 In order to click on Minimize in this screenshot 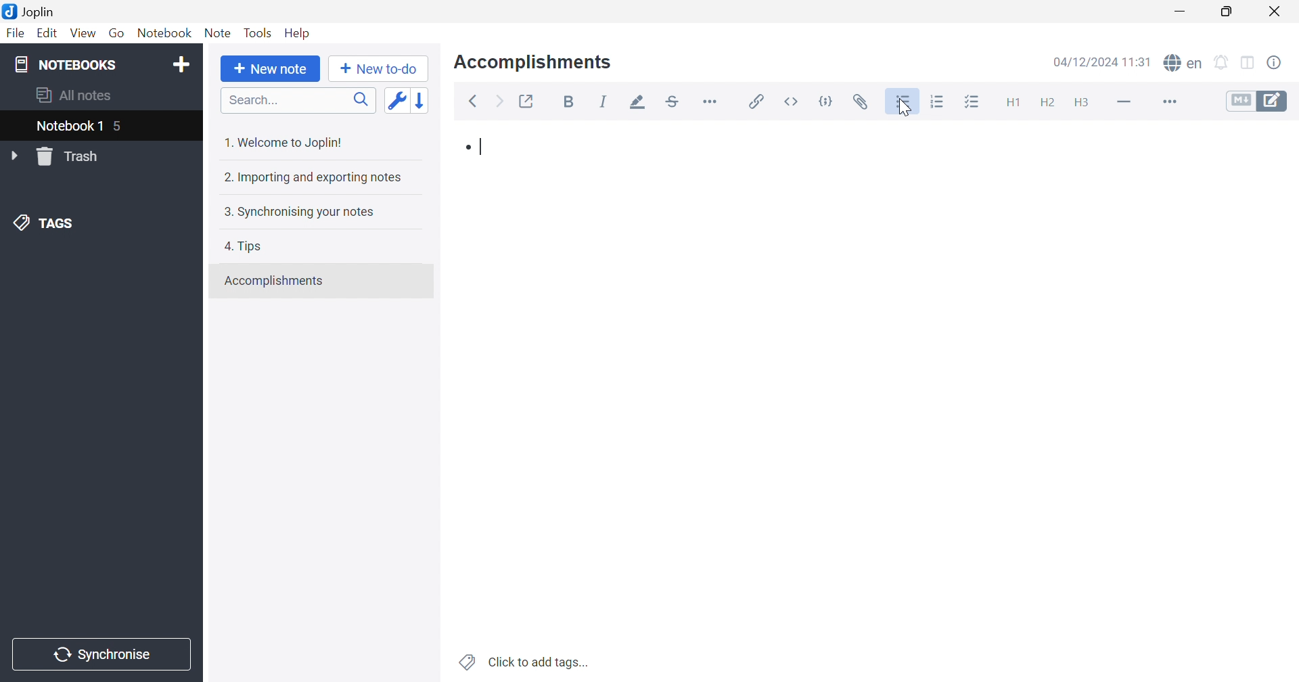, I will do `click(1179, 12)`.